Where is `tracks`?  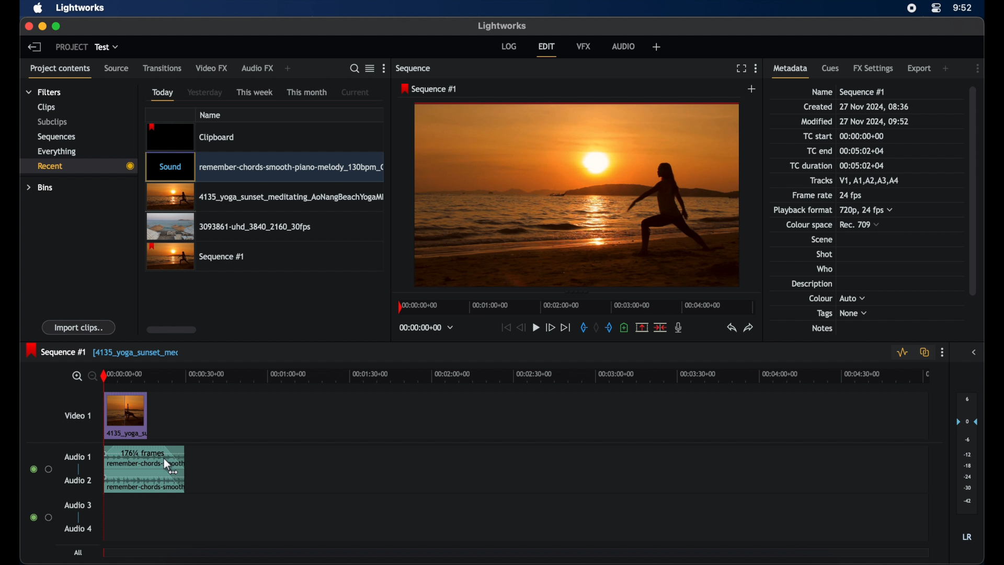
tracks is located at coordinates (821, 180).